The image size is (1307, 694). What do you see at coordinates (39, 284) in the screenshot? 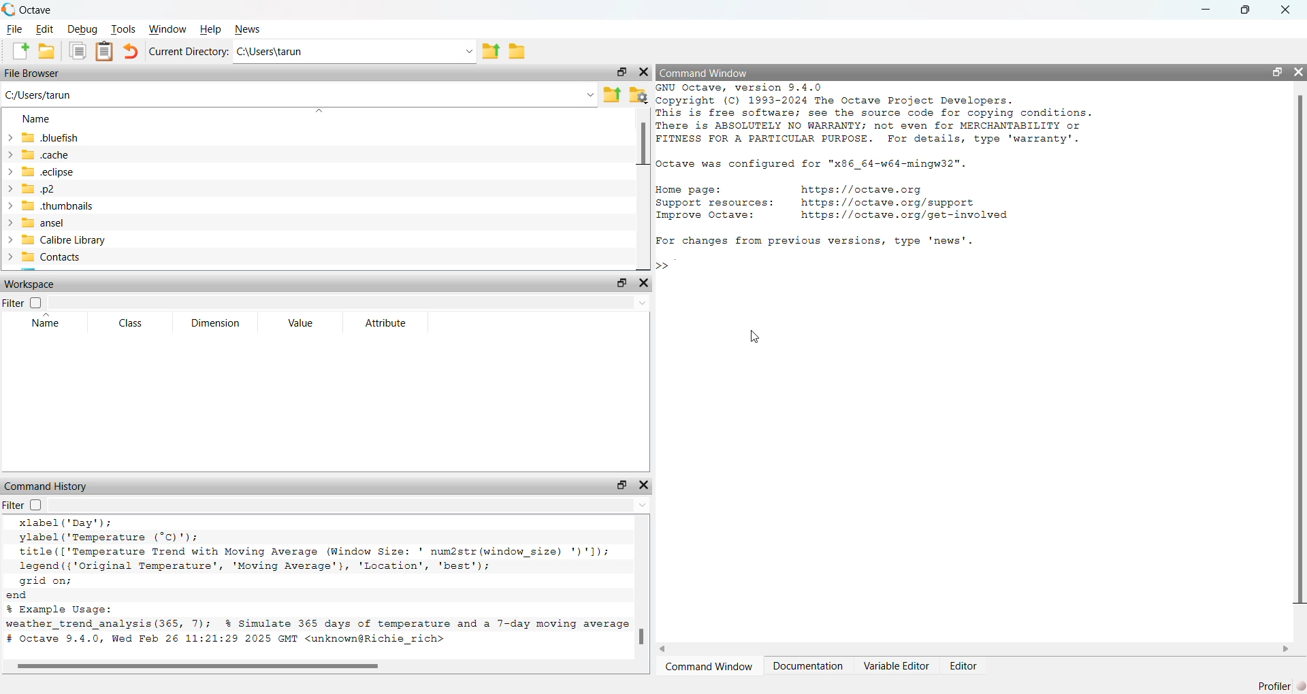
I see `Workspace` at bounding box center [39, 284].